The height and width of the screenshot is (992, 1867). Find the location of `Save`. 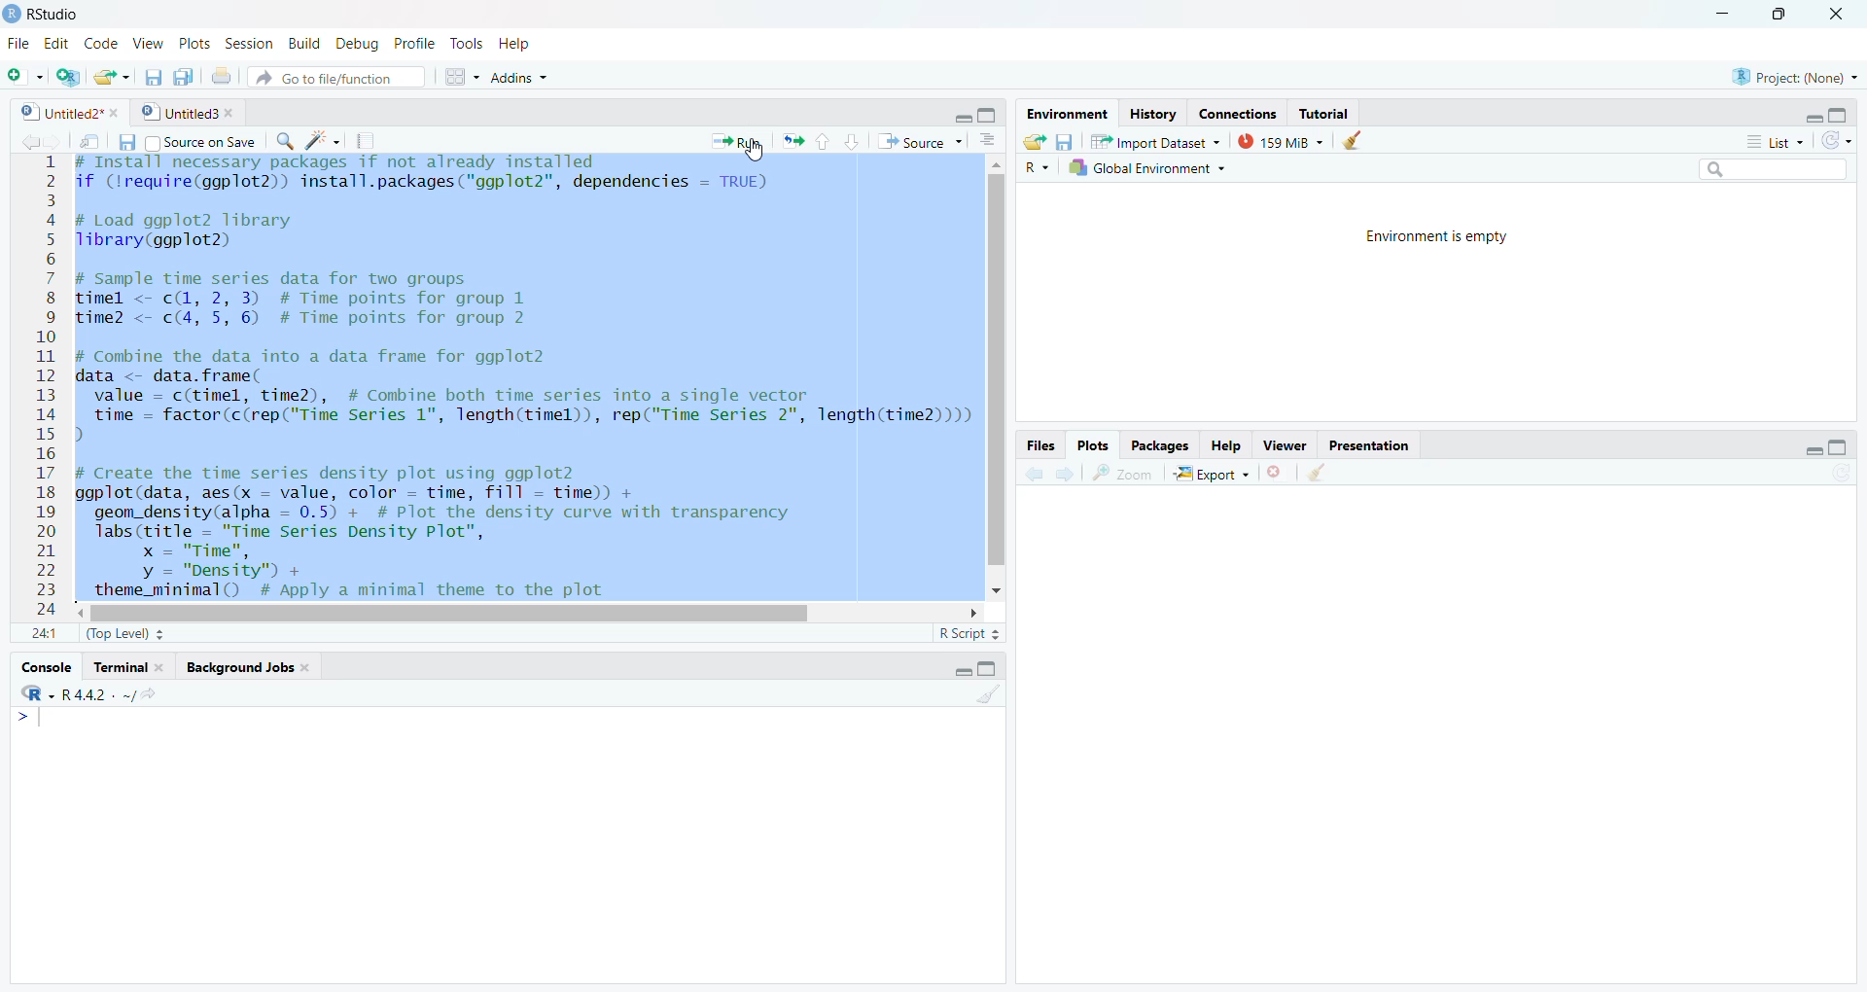

Save is located at coordinates (1063, 142).